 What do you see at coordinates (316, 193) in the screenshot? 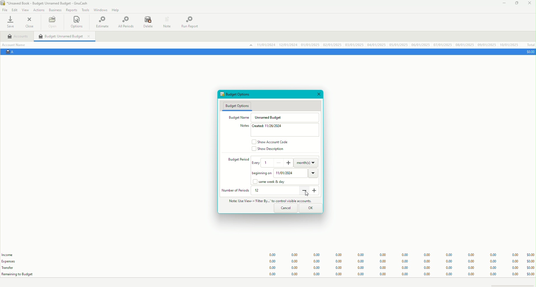
I see `increase` at bounding box center [316, 193].